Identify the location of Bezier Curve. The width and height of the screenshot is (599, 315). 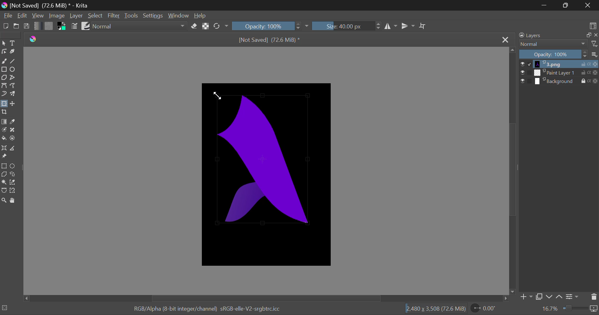
(4, 85).